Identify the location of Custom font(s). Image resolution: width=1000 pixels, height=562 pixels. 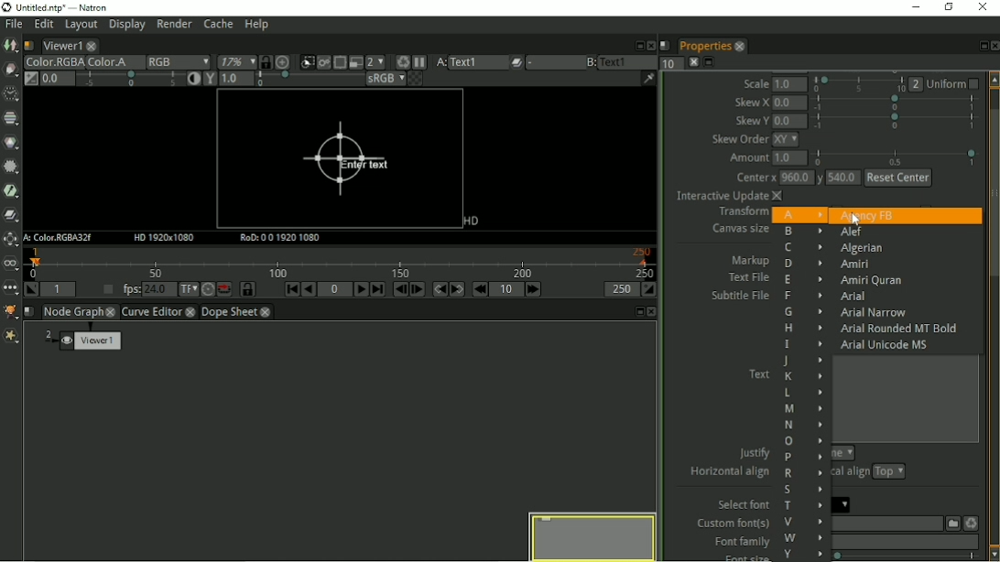
(731, 524).